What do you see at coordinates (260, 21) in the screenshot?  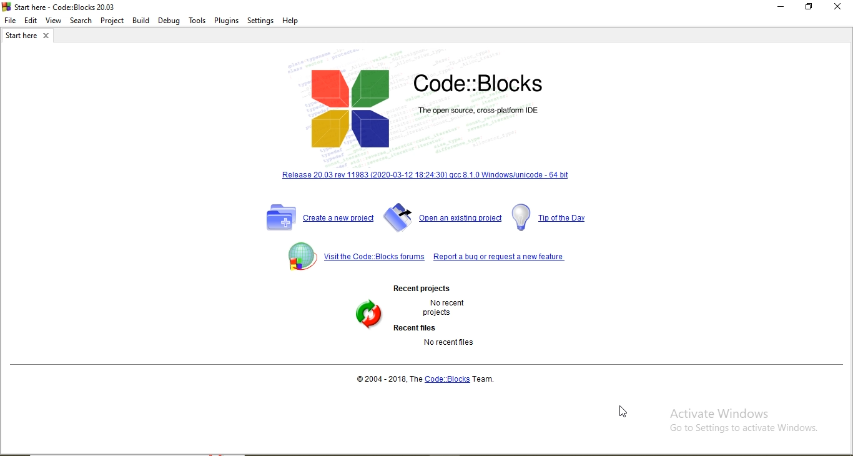 I see `Settings ` at bounding box center [260, 21].